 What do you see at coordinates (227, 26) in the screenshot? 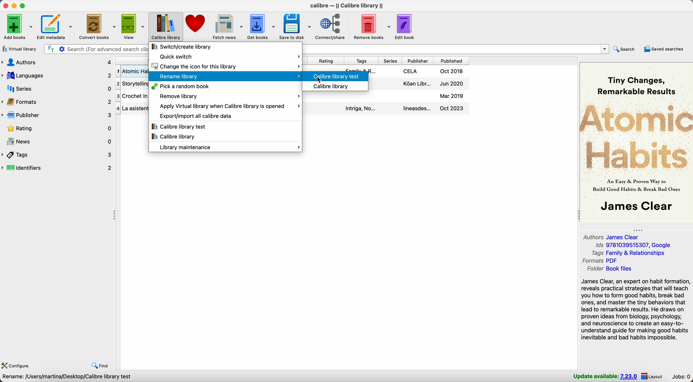
I see `fetch news` at bounding box center [227, 26].